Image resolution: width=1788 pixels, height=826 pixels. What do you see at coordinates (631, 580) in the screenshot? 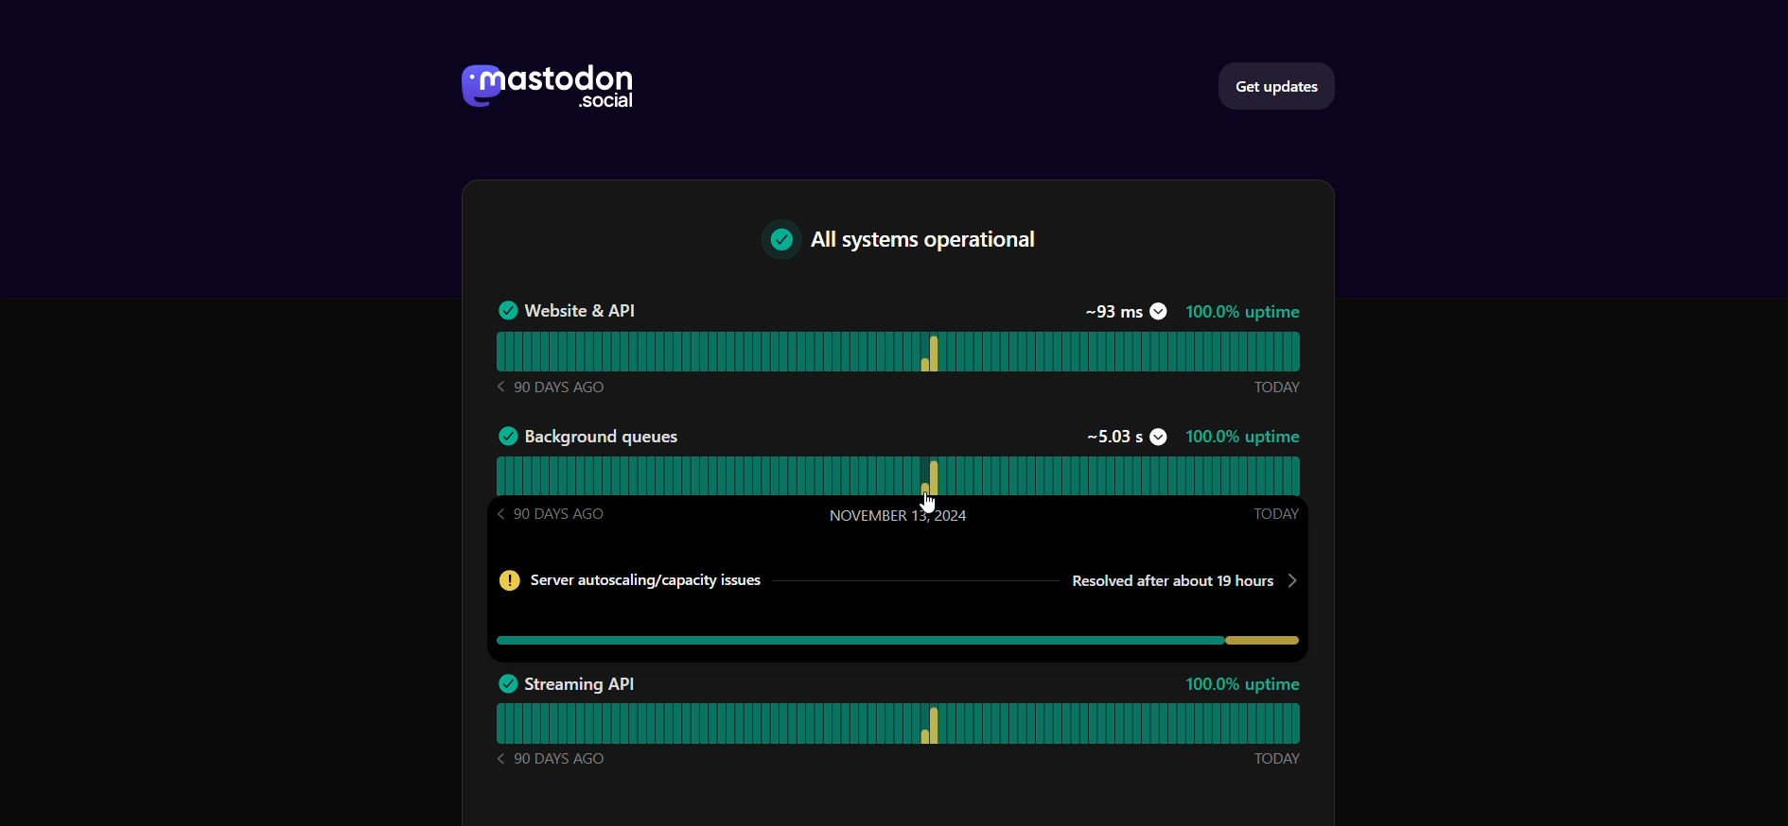
I see `Server info` at bounding box center [631, 580].